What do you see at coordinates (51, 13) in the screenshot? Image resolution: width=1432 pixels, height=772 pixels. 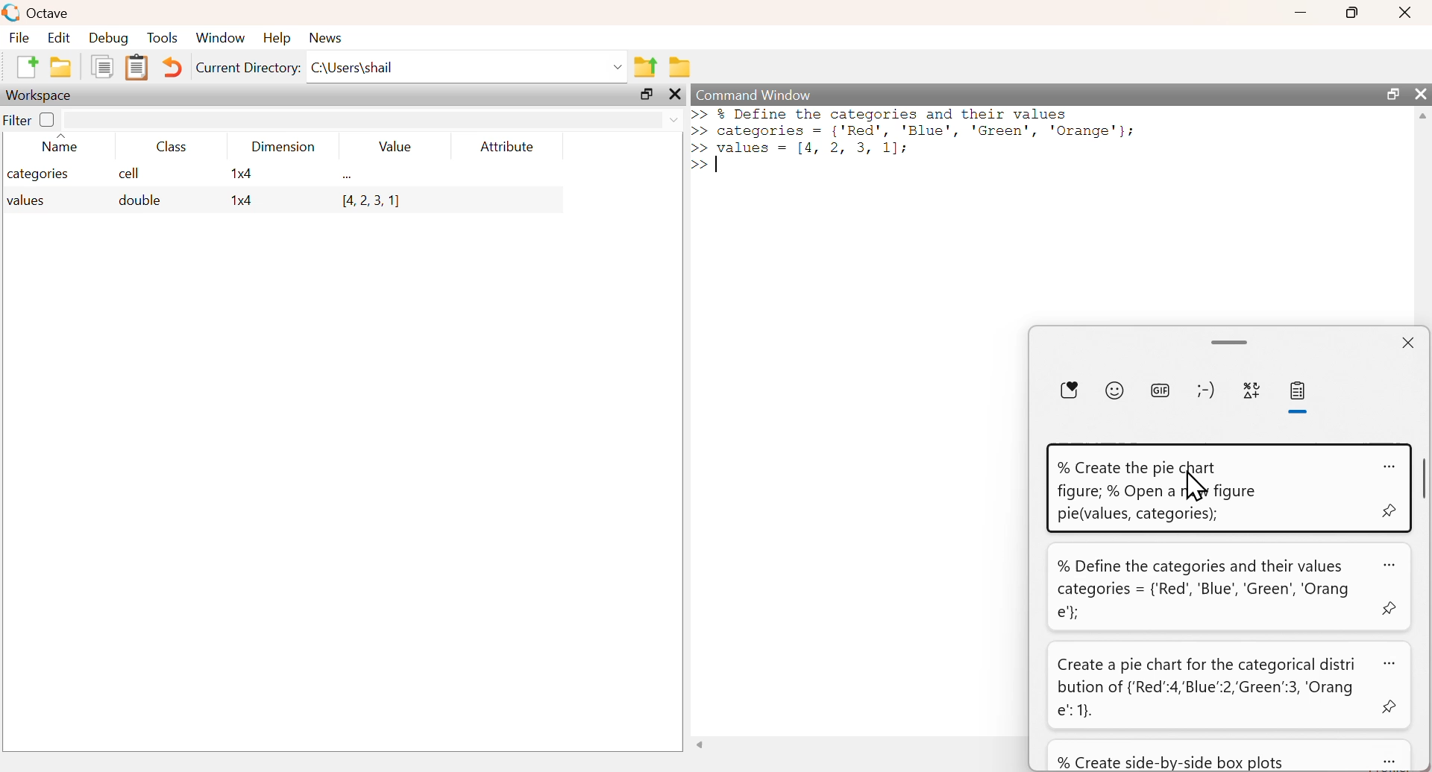 I see `Octave` at bounding box center [51, 13].